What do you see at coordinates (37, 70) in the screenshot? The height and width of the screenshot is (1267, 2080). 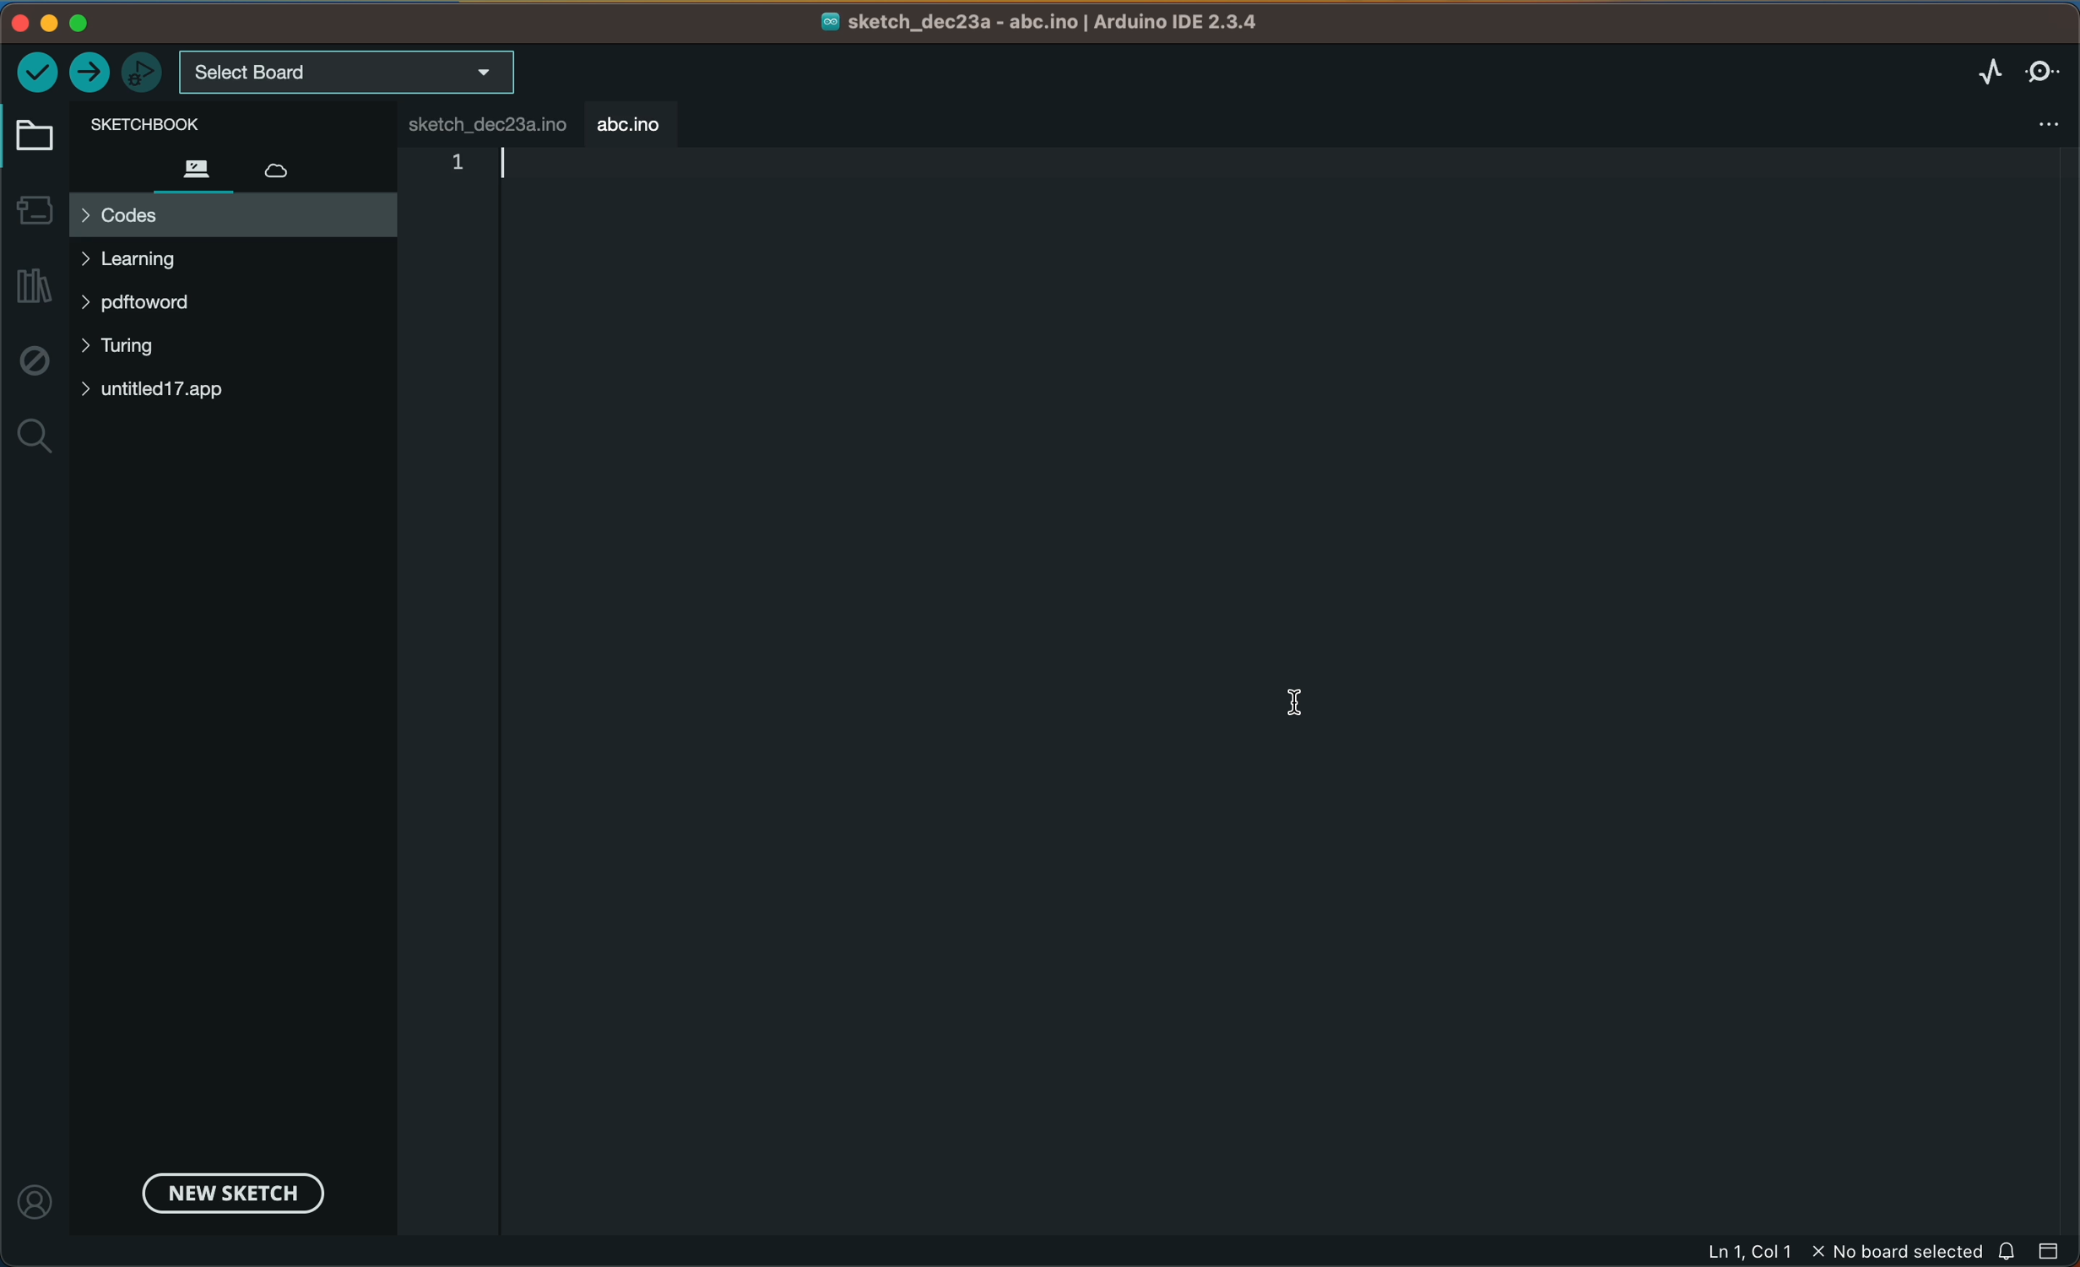 I see `verify` at bounding box center [37, 70].